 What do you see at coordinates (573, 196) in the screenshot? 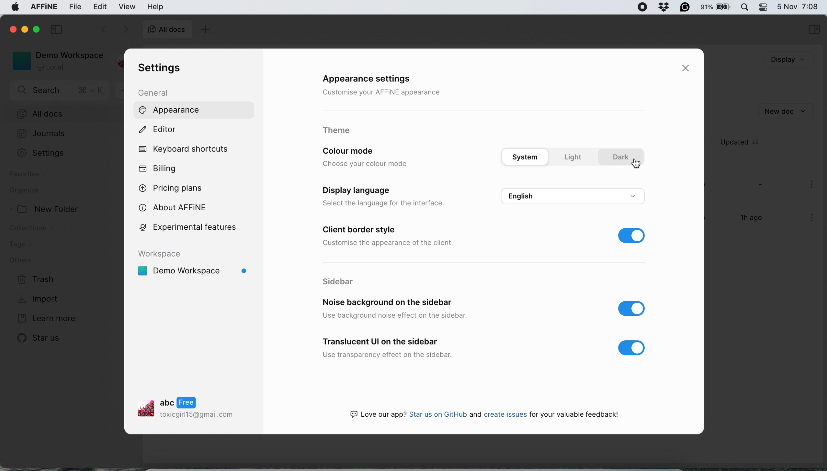
I see `english` at bounding box center [573, 196].